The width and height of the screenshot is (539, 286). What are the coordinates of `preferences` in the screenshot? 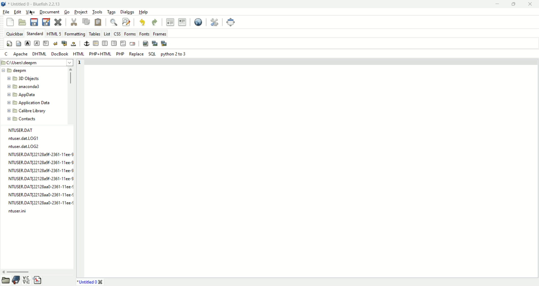 It's located at (214, 22).